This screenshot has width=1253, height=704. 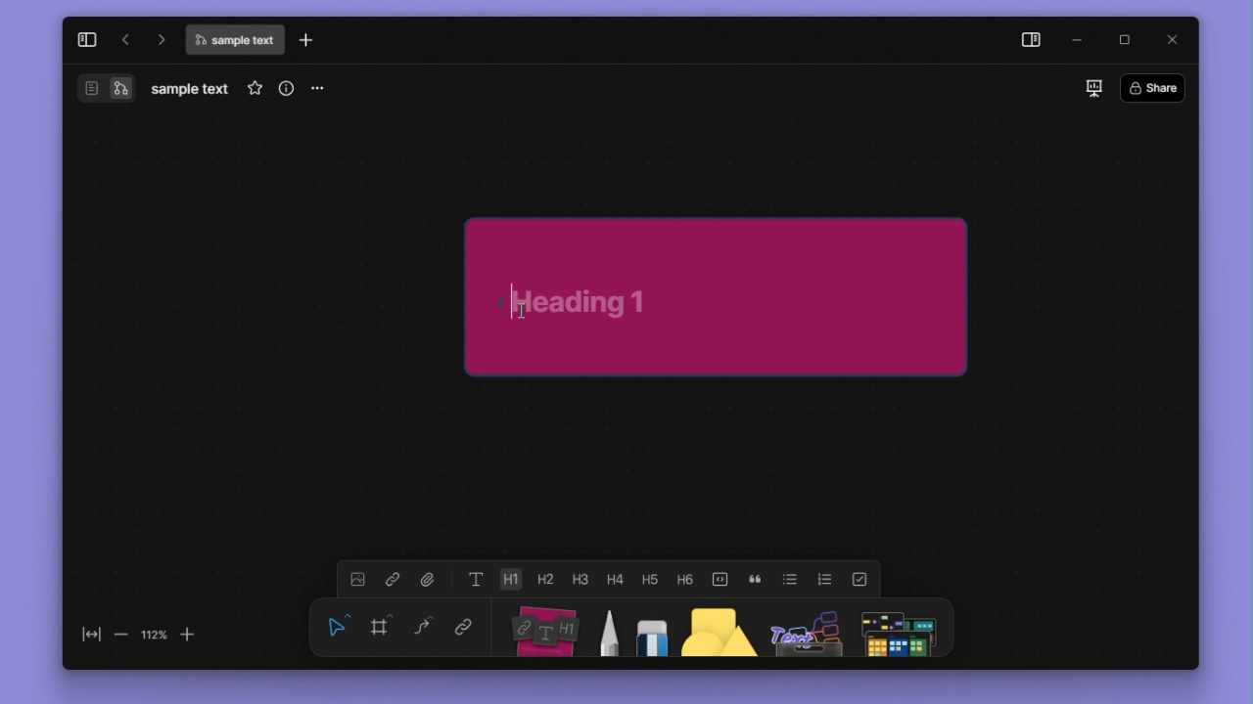 I want to click on switch, so click(x=92, y=88).